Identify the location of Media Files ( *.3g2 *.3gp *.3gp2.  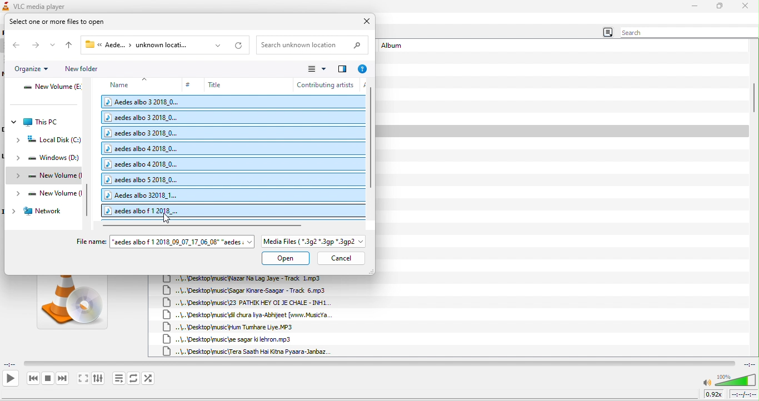
(314, 242).